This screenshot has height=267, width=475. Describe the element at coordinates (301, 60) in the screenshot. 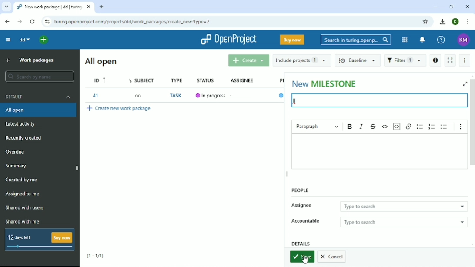

I see `Include projects 1` at that location.